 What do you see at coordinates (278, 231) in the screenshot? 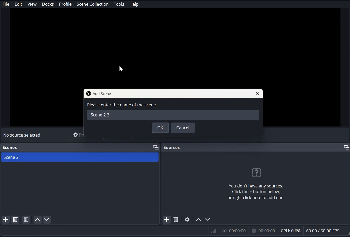
I see `Visual Parameter` at bounding box center [278, 231].